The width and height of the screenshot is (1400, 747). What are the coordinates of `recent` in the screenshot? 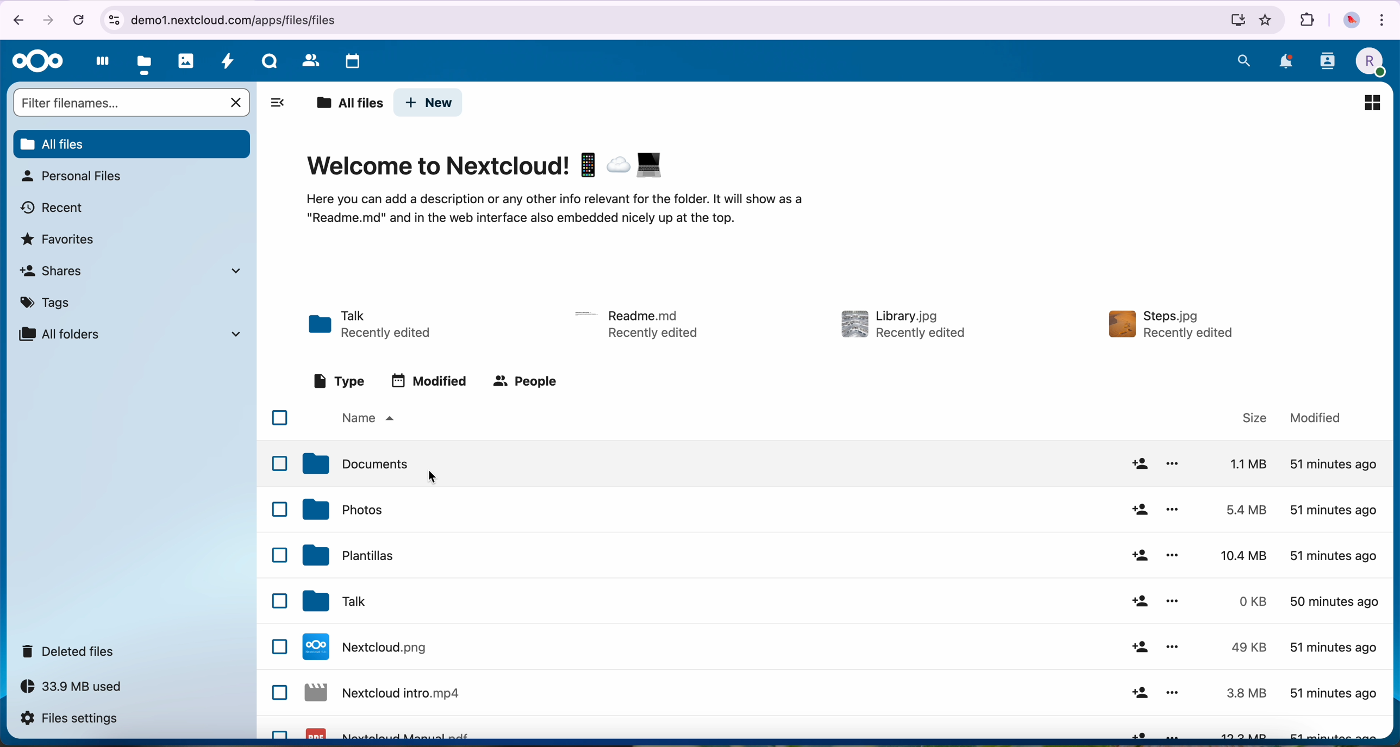 It's located at (53, 206).